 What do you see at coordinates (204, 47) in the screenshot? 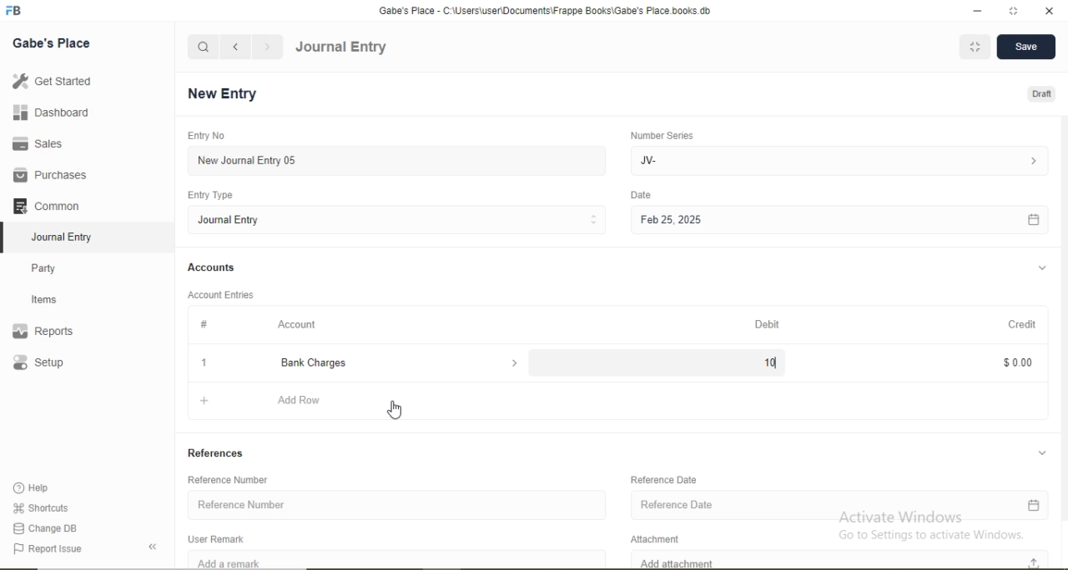
I see `search` at bounding box center [204, 47].